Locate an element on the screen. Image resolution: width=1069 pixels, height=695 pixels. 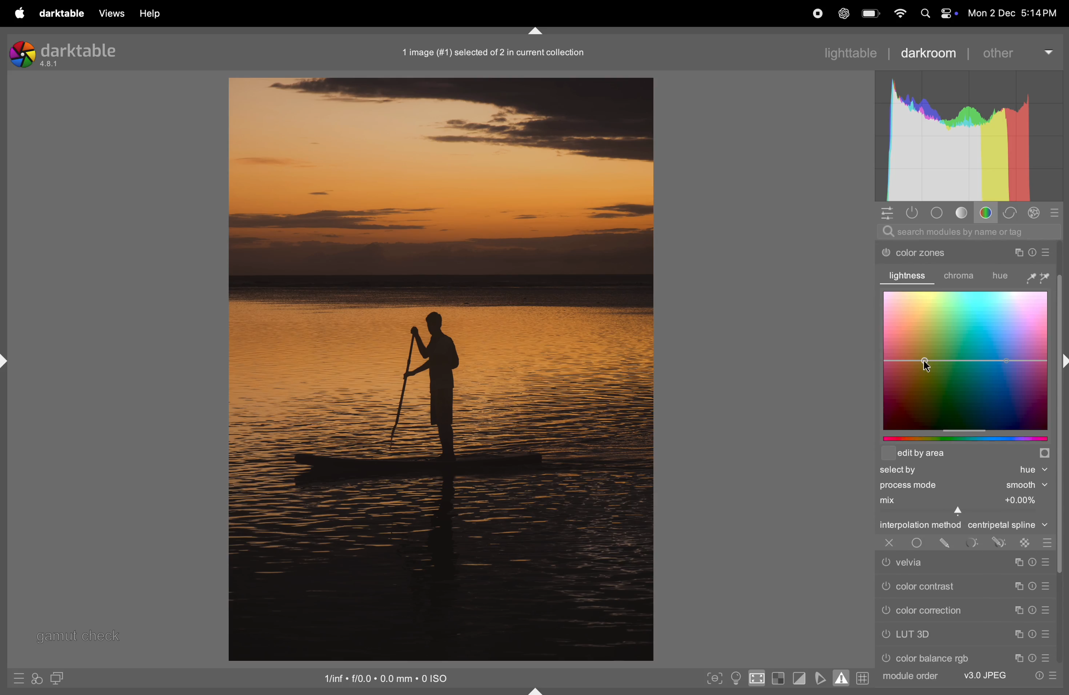
toggle clipping indications is located at coordinates (801, 679).